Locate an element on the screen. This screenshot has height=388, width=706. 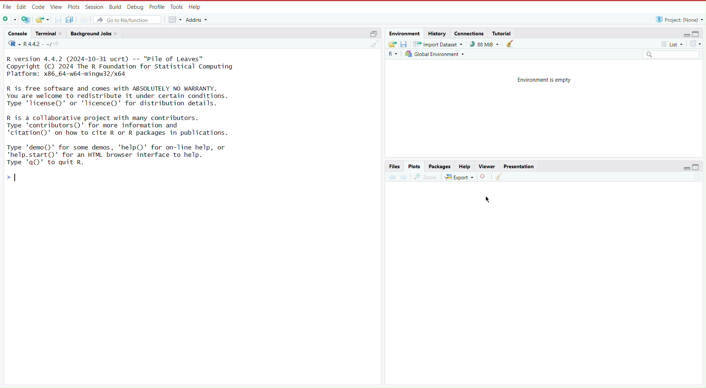
Help is located at coordinates (465, 166).